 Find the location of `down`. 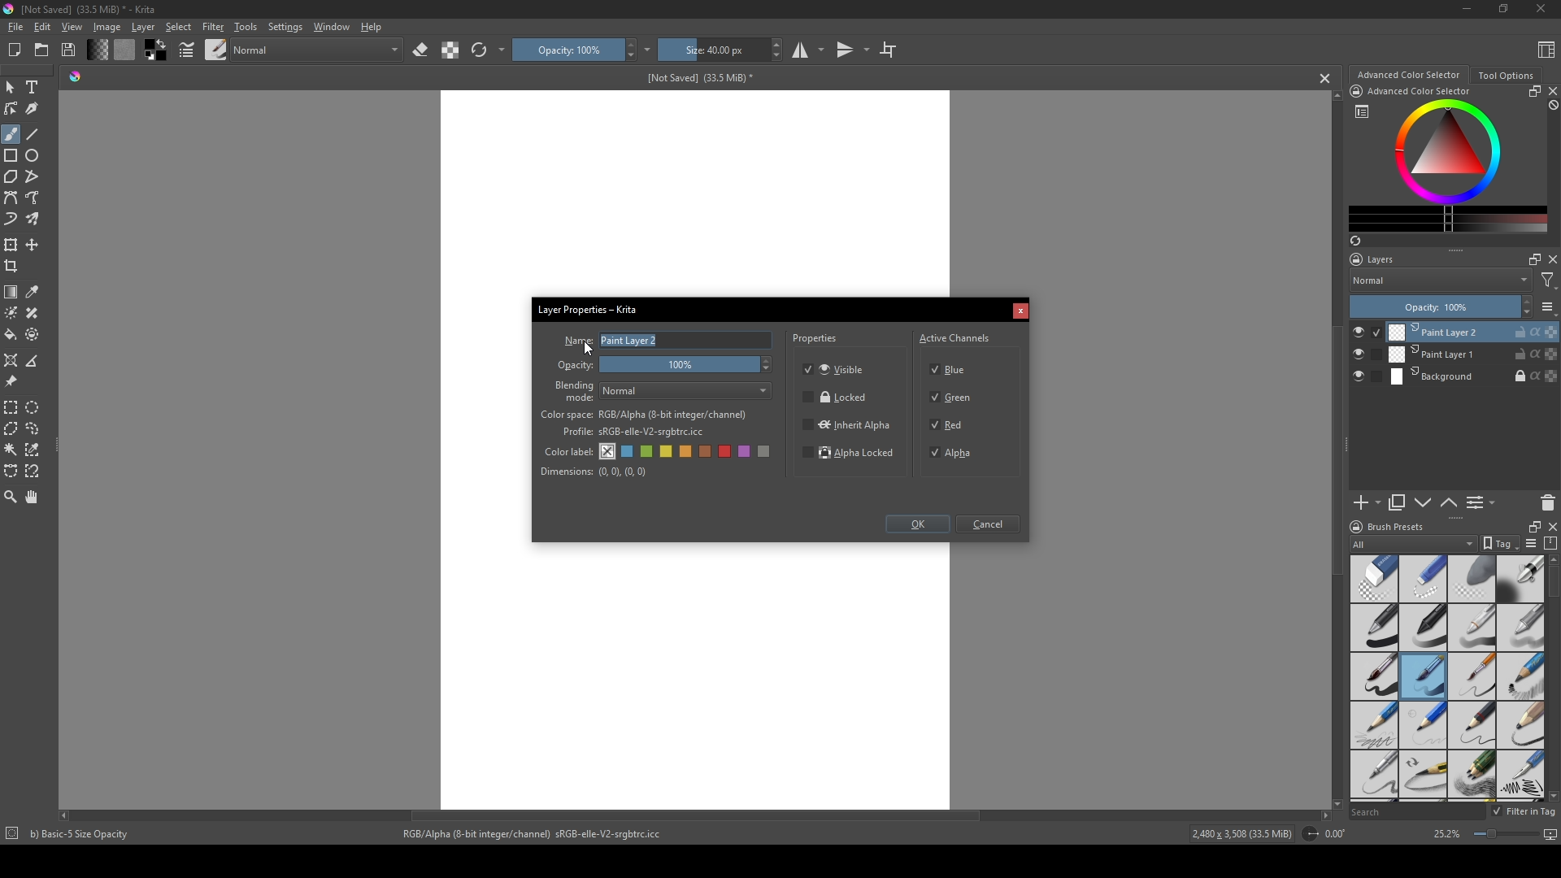

down is located at coordinates (1423, 502).